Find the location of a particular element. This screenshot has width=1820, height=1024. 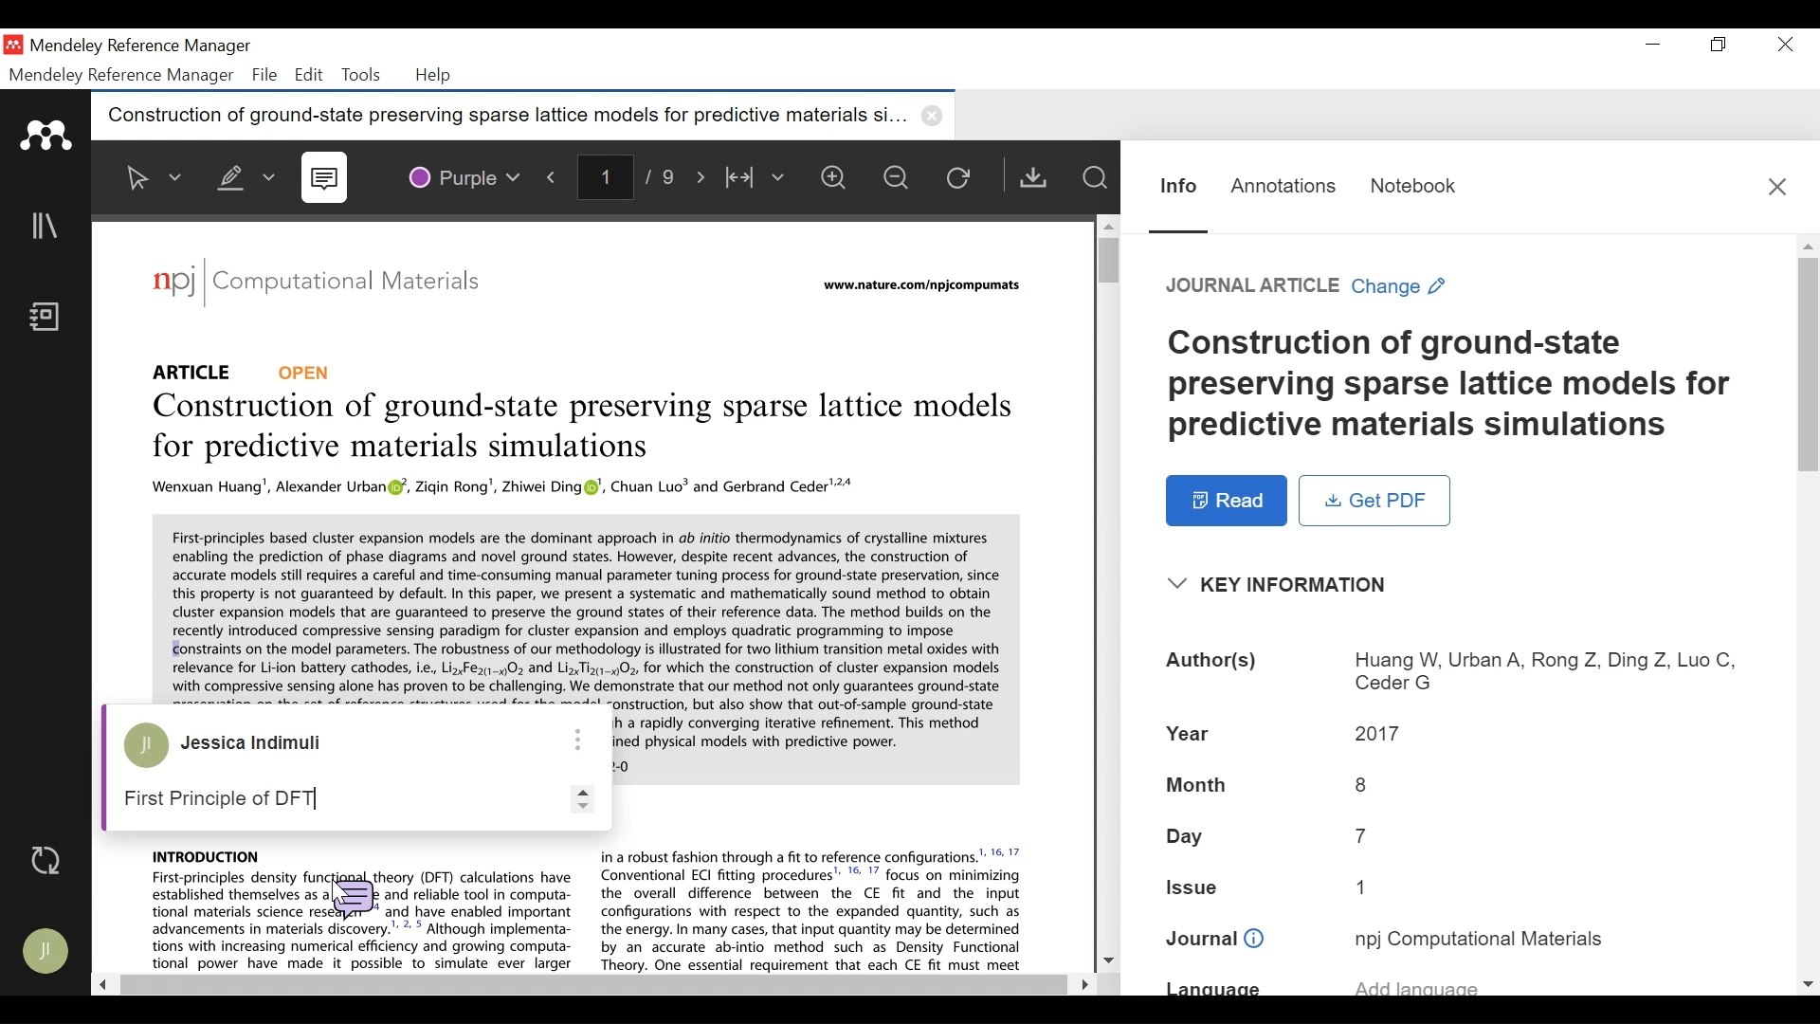

Get PDF is located at coordinates (1037, 177).